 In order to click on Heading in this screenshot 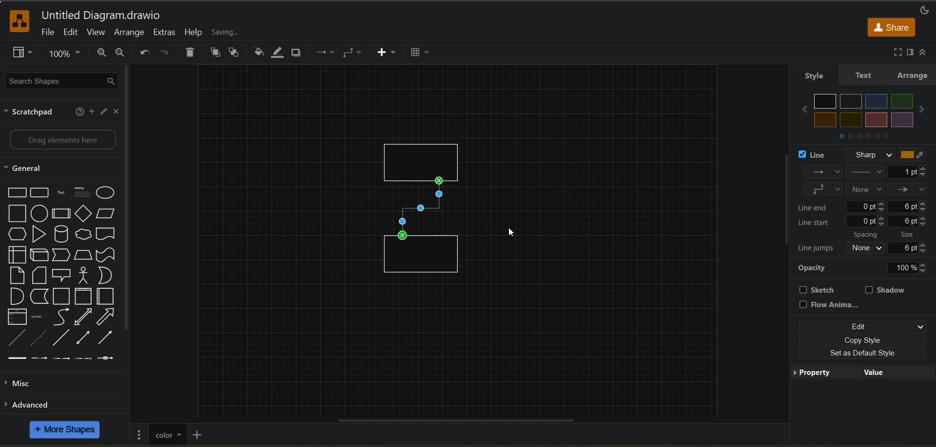, I will do `click(83, 192)`.